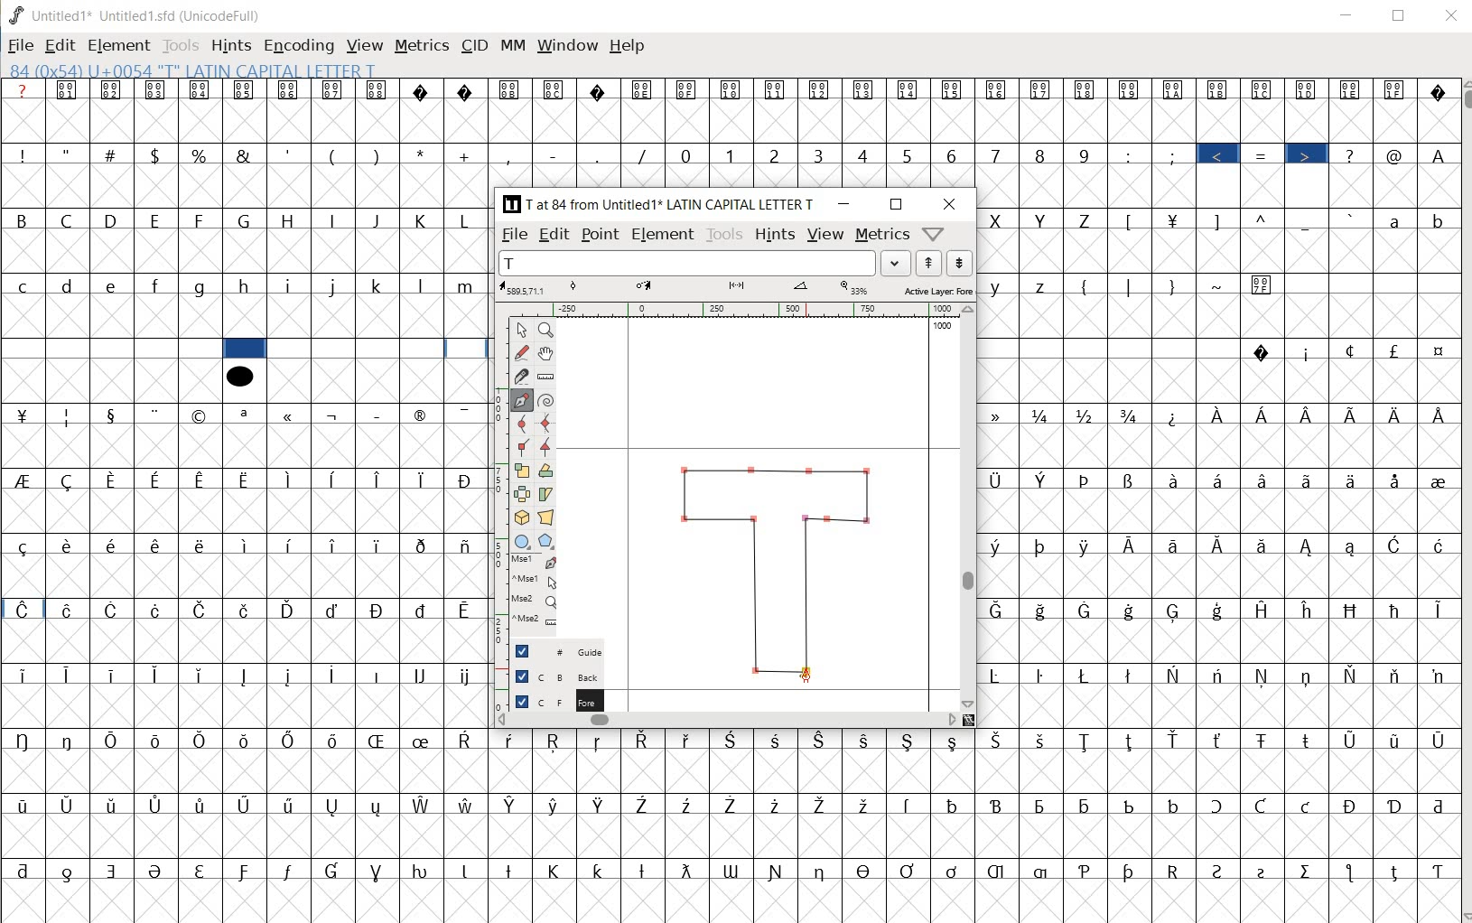 This screenshot has height=923, width=1472. I want to click on Symbol, so click(23, 804).